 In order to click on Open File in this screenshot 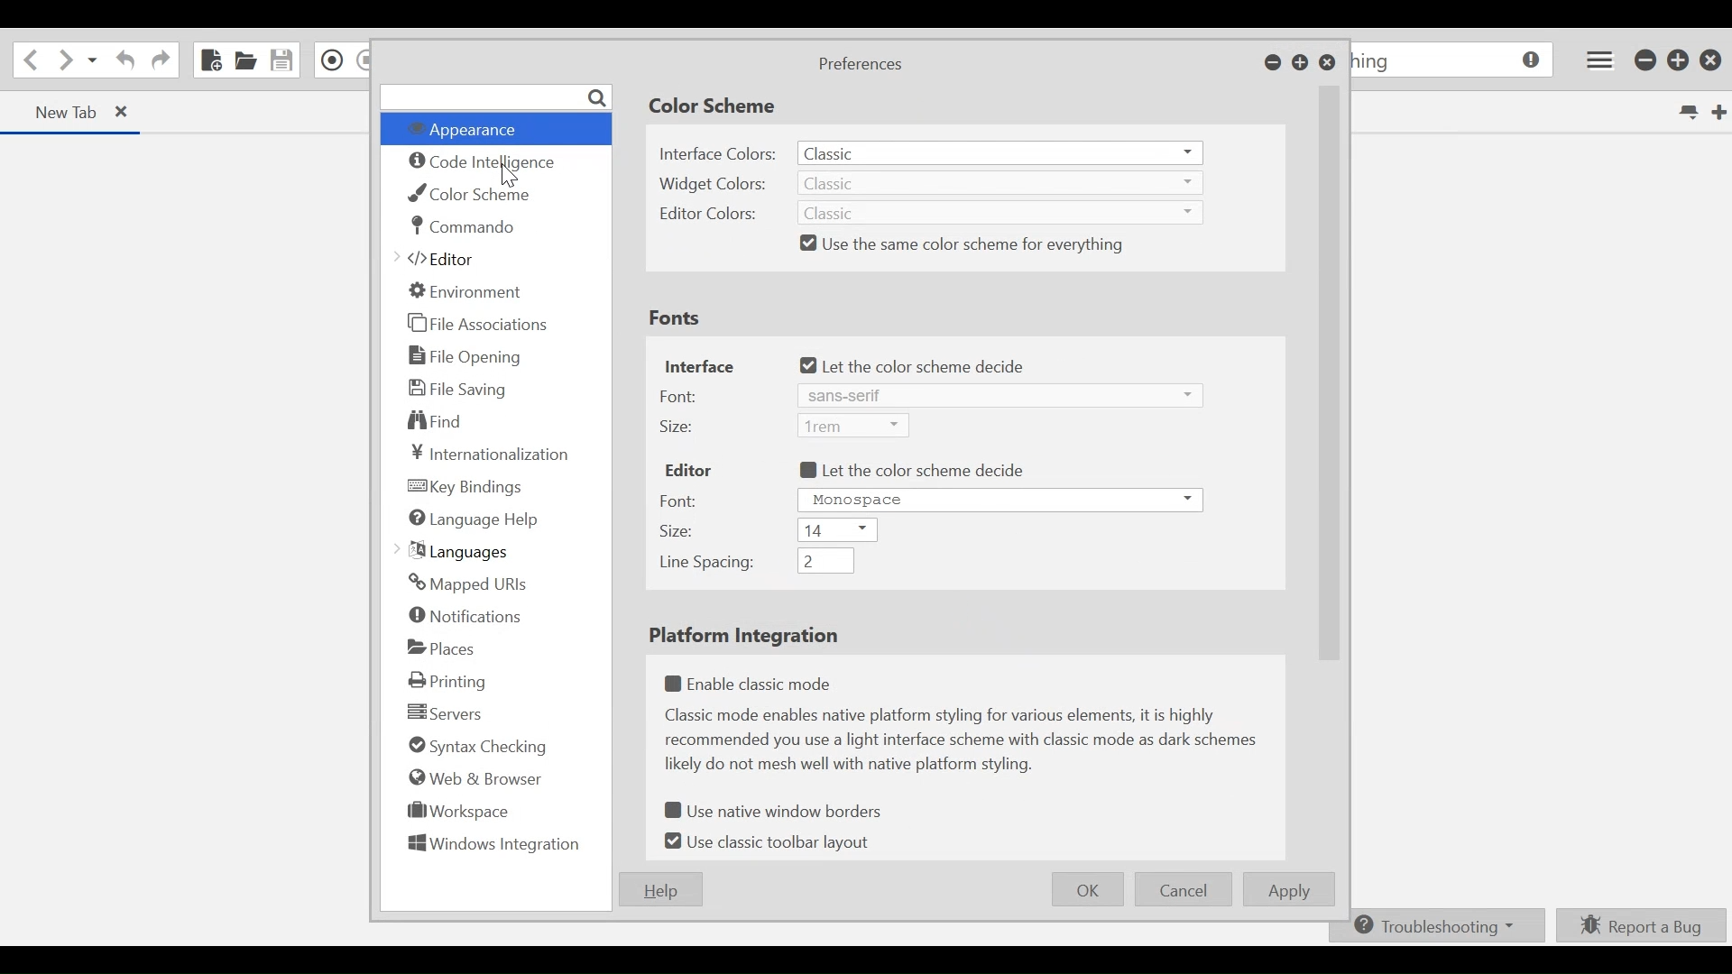, I will do `click(246, 61)`.